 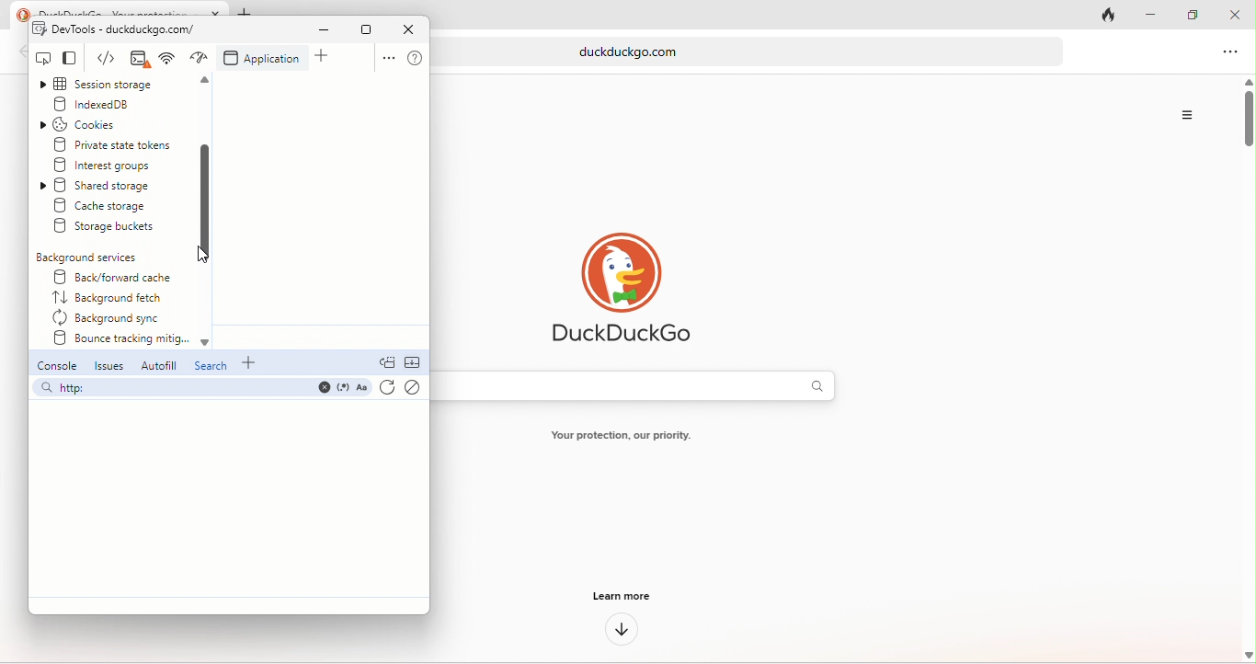 What do you see at coordinates (97, 124) in the screenshot?
I see `cookies` at bounding box center [97, 124].